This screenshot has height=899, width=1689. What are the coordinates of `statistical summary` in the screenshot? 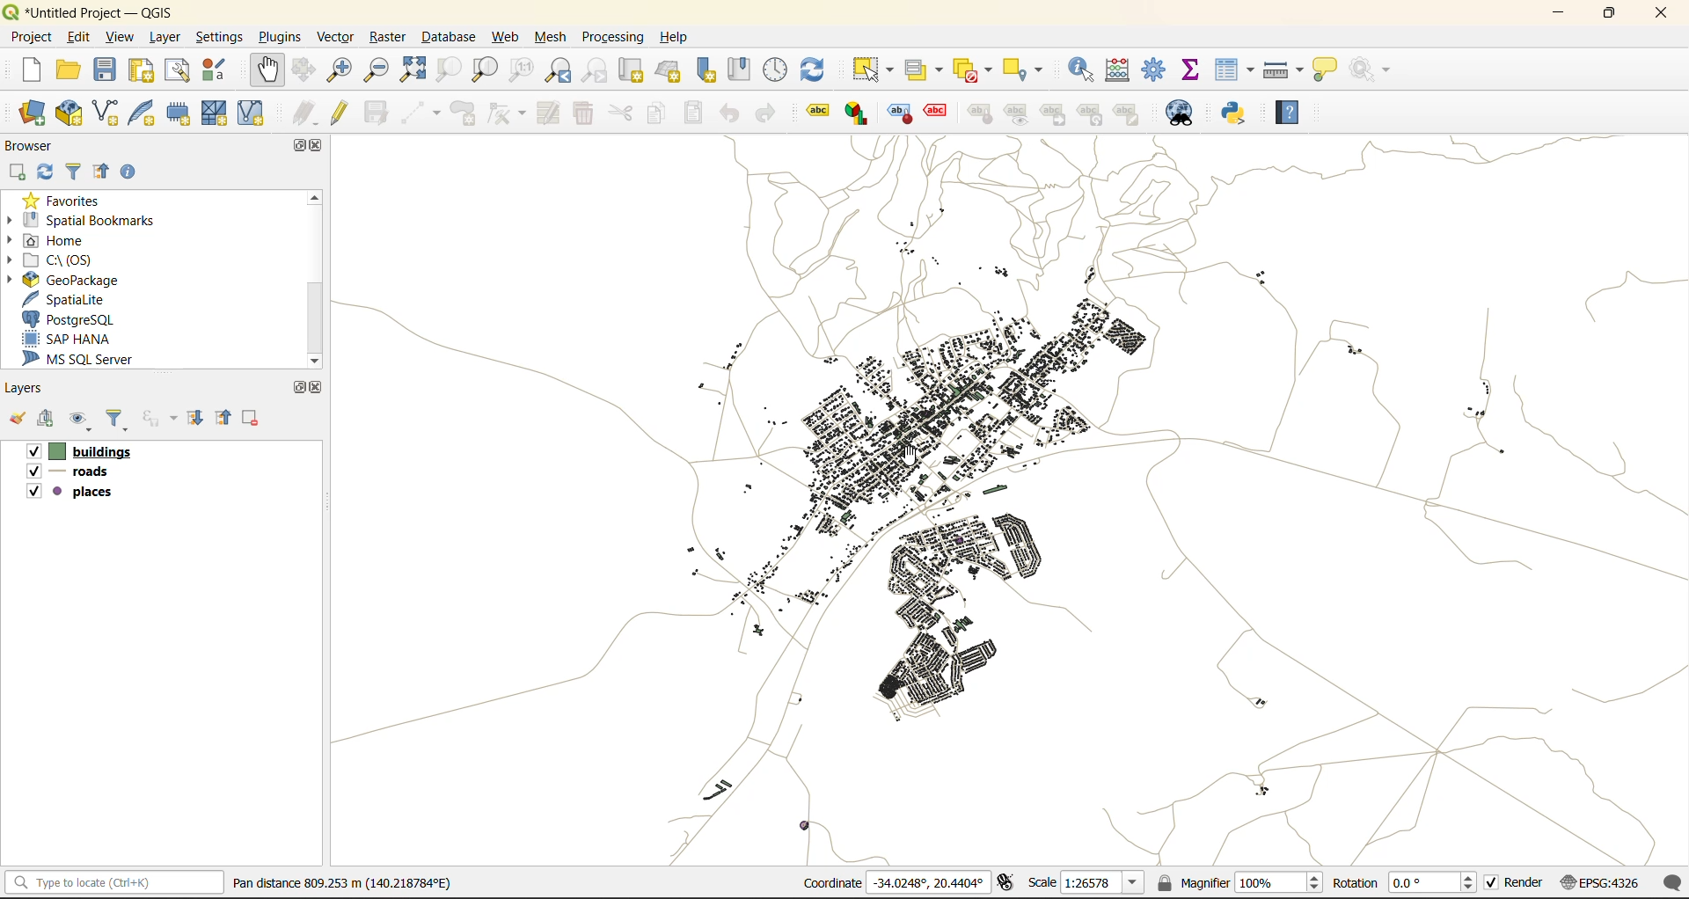 It's located at (1194, 69).